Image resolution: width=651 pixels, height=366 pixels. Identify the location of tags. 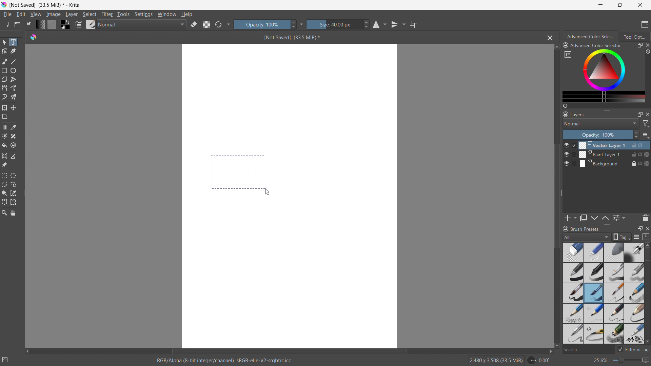
(622, 237).